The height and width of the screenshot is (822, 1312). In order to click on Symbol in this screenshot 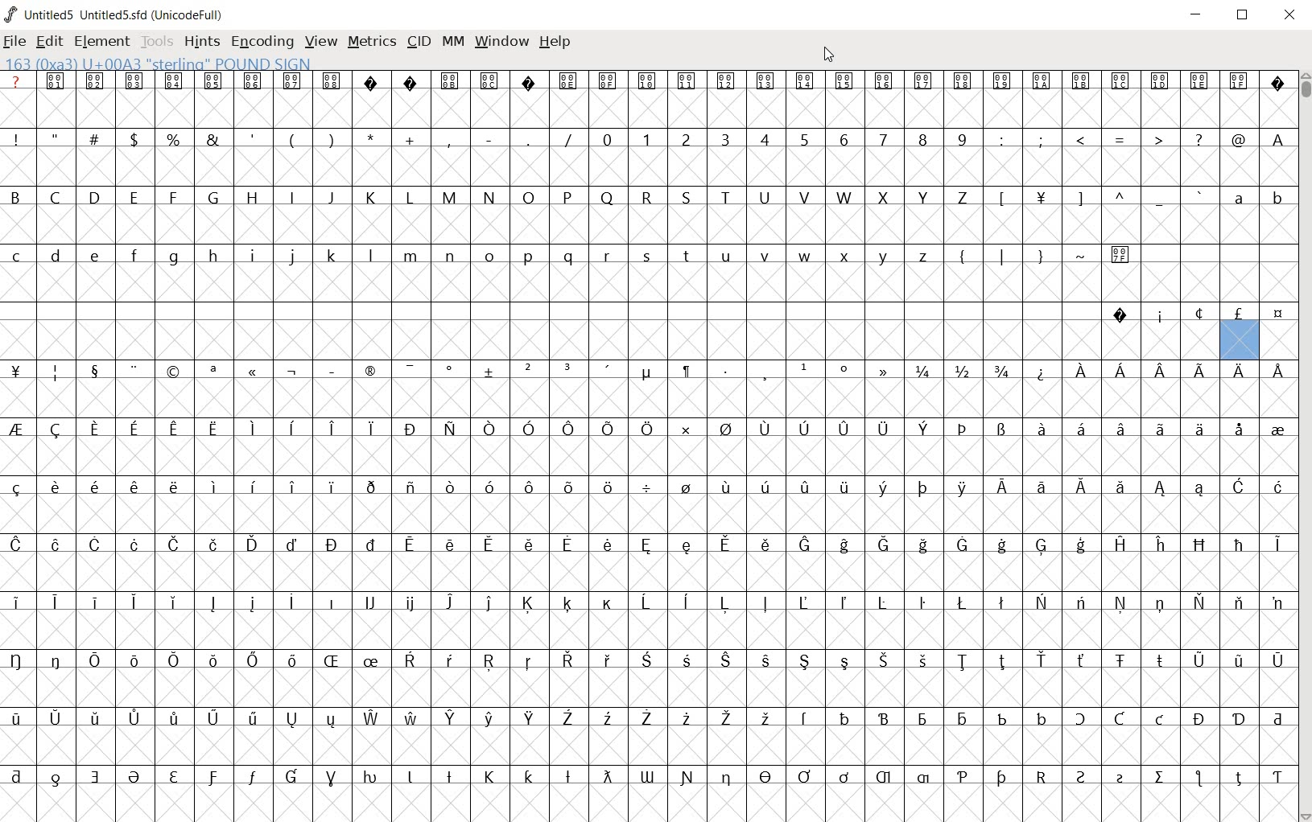, I will do `click(451, 80)`.